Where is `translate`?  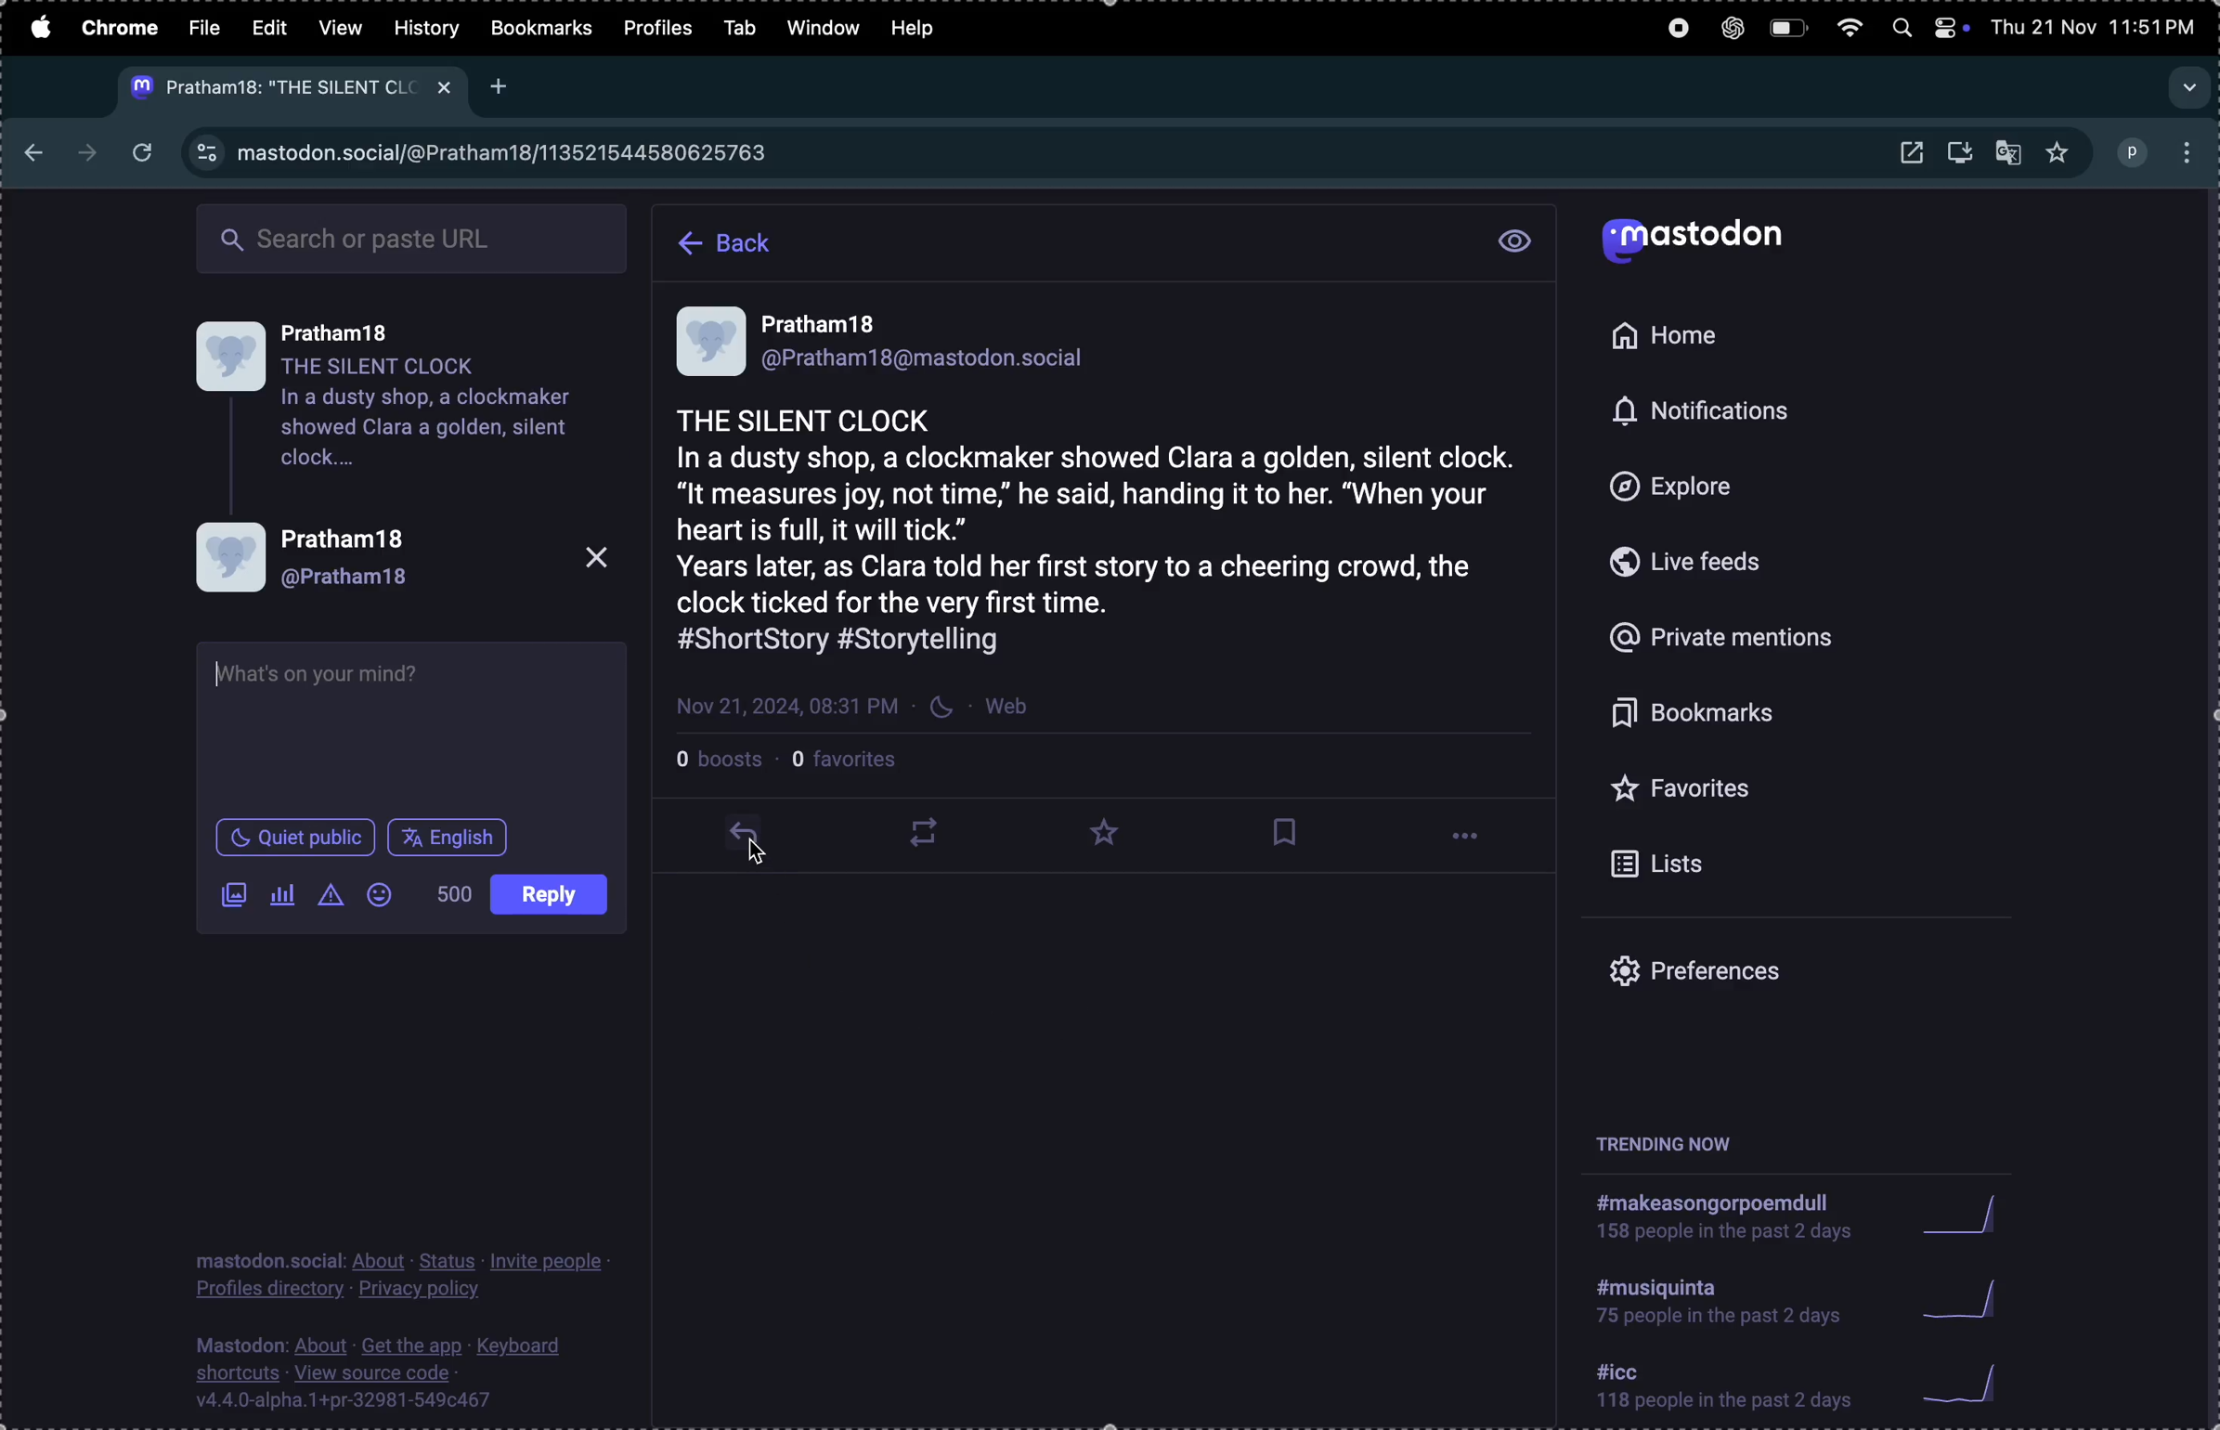
translate is located at coordinates (2011, 150).